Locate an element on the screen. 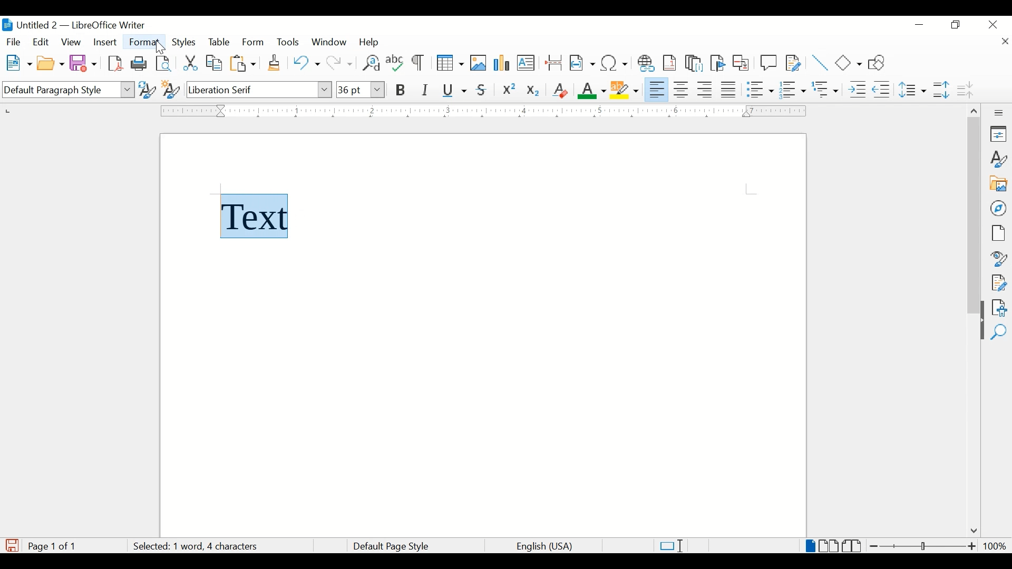 The width and height of the screenshot is (1012, 569). font name is located at coordinates (260, 89).